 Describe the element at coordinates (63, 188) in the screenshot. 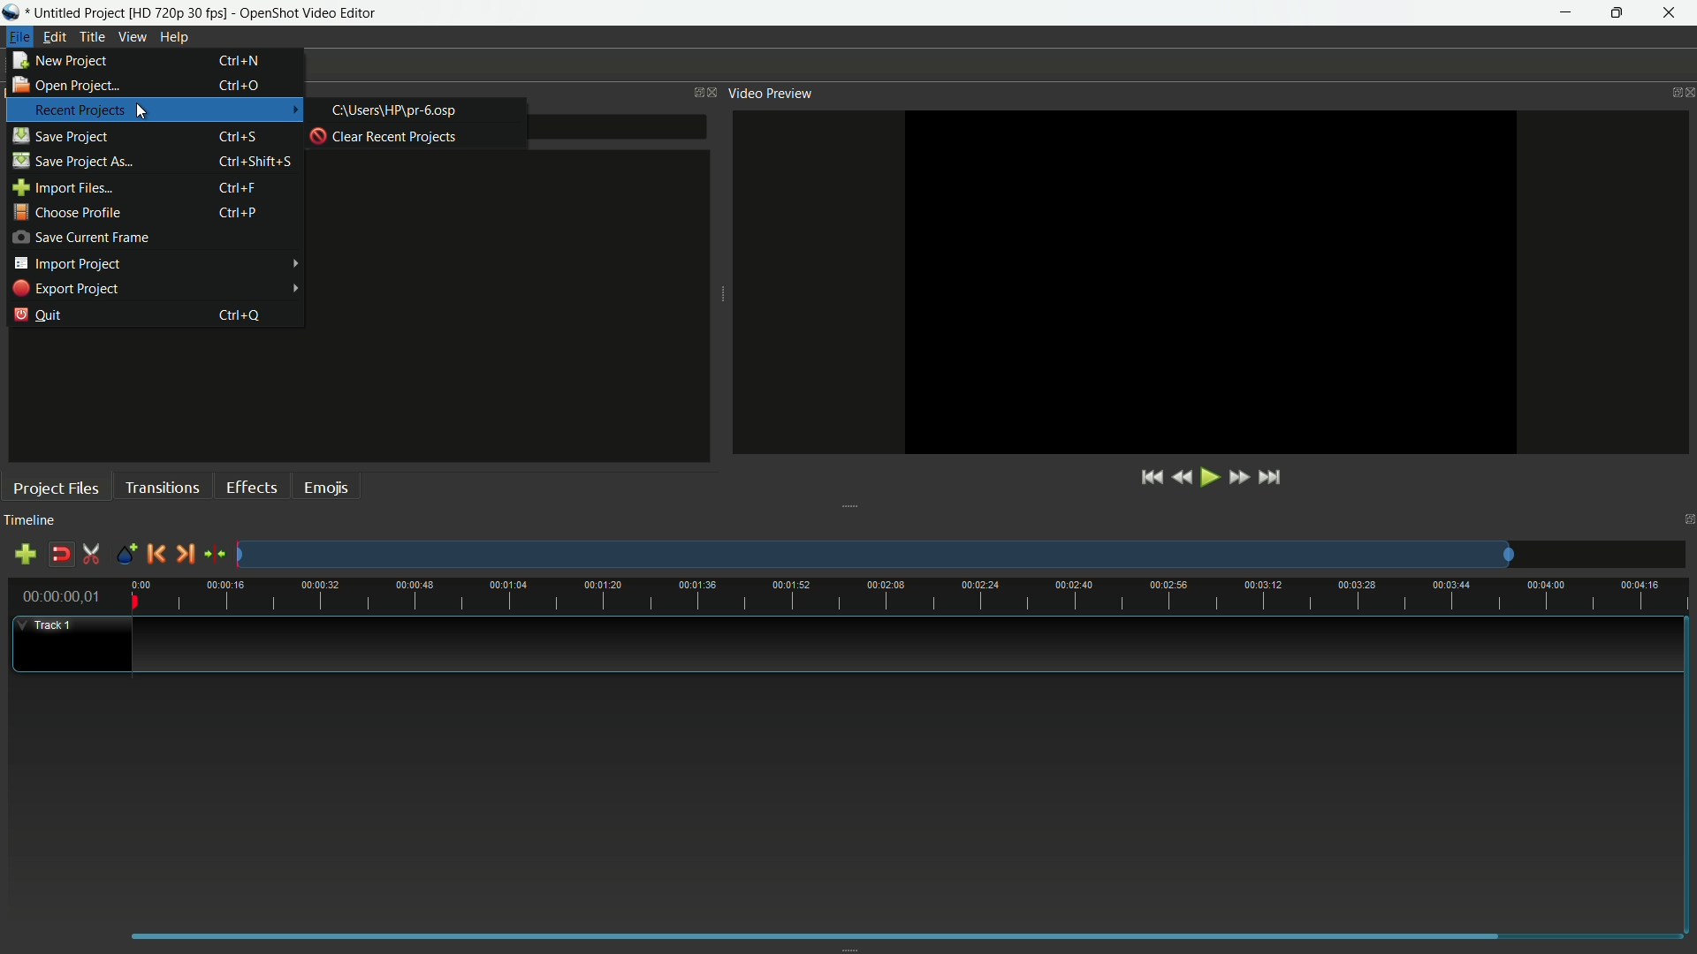

I see `import files` at that location.